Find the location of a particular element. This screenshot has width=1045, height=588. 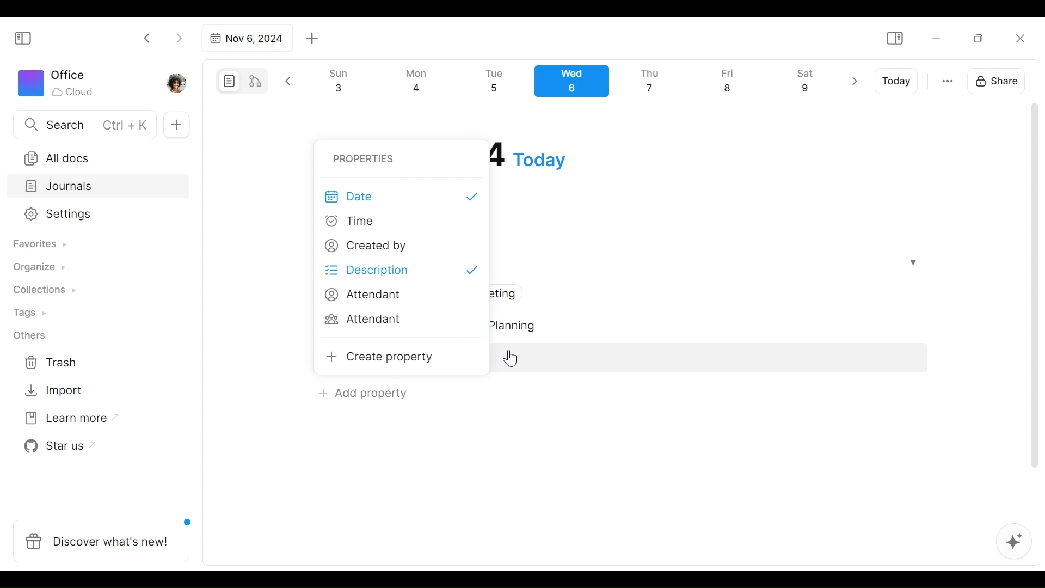

Add Property is located at coordinates (363, 391).